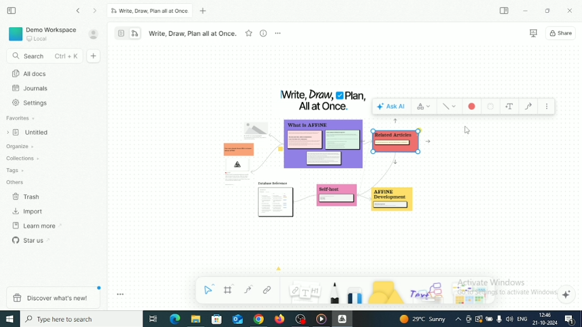 The height and width of the screenshot is (327, 582). I want to click on Others, so click(16, 182).